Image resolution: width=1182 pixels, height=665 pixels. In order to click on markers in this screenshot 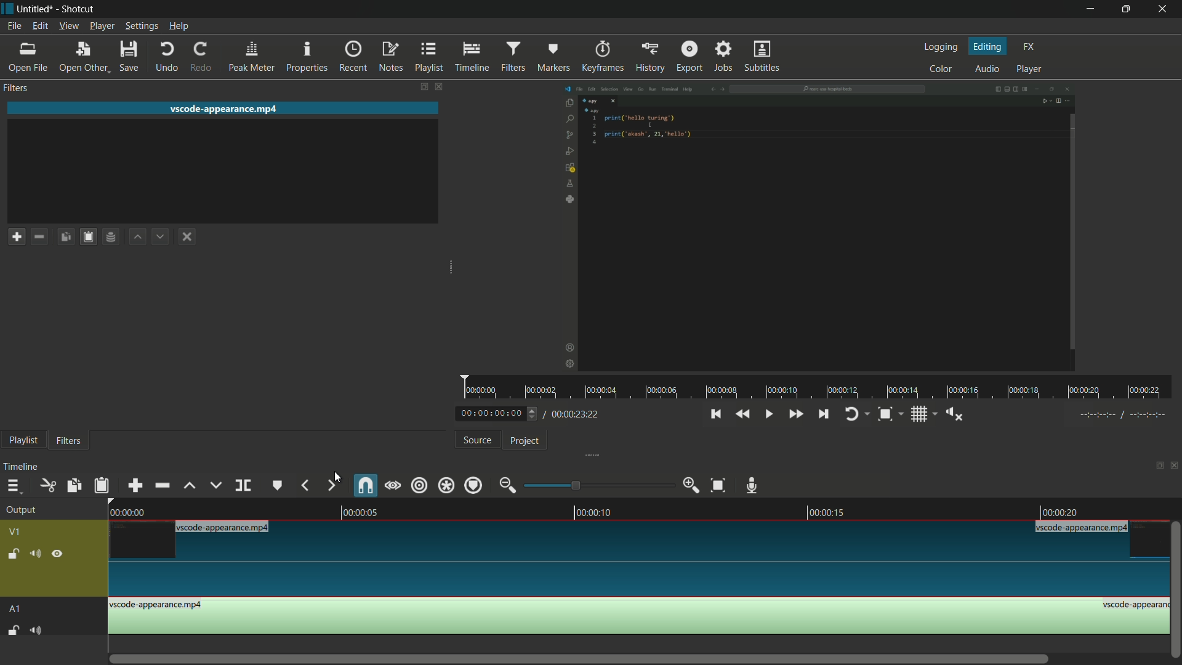, I will do `click(555, 57)`.